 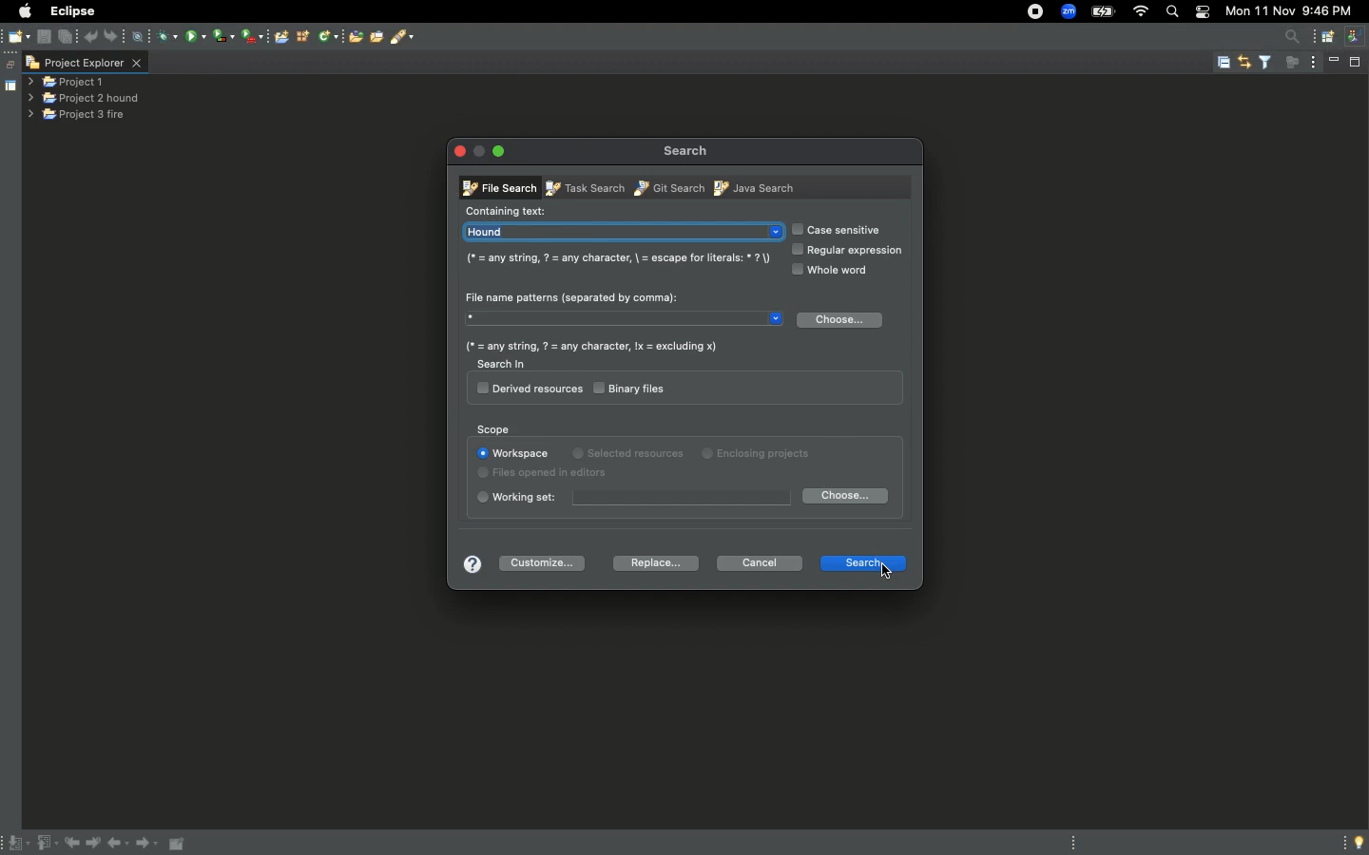 What do you see at coordinates (479, 150) in the screenshot?
I see `minimise` at bounding box center [479, 150].